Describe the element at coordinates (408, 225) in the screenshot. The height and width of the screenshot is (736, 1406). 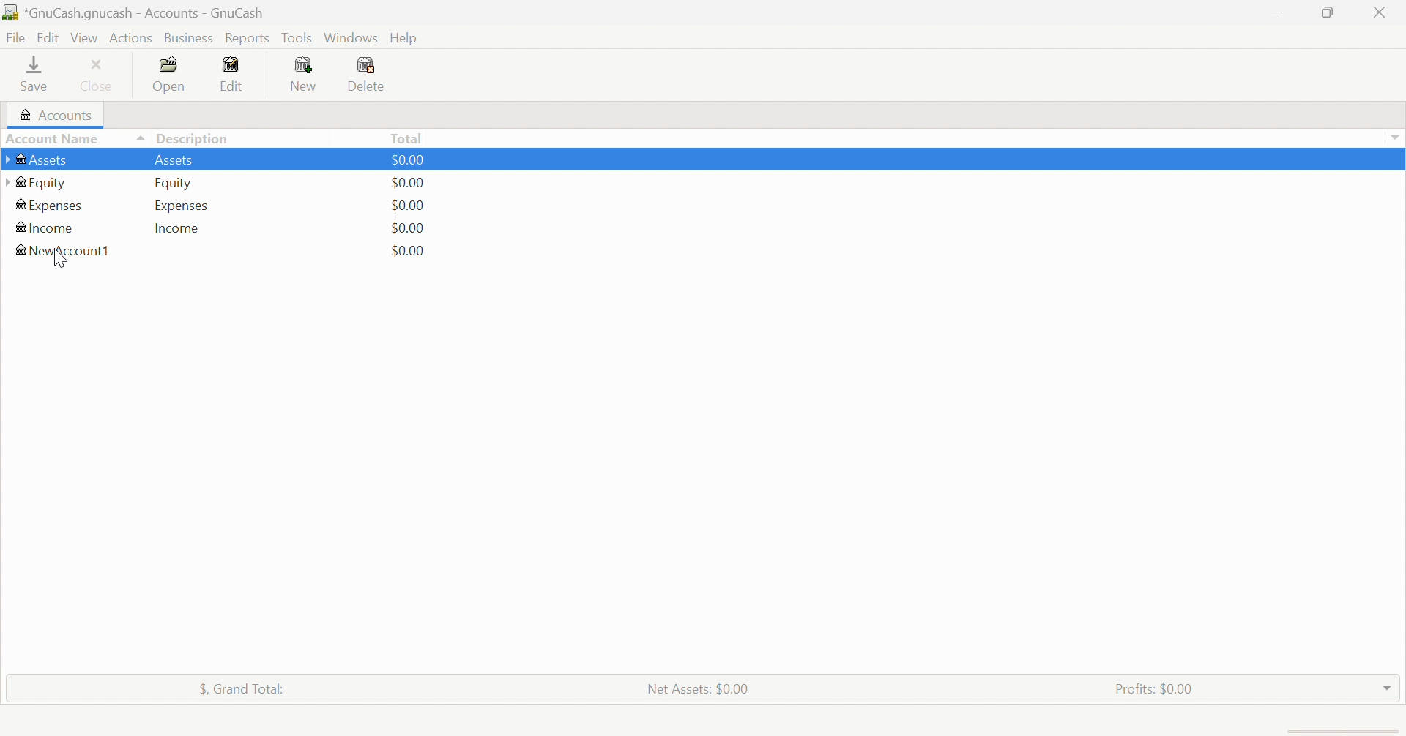
I see `$0.00` at that location.